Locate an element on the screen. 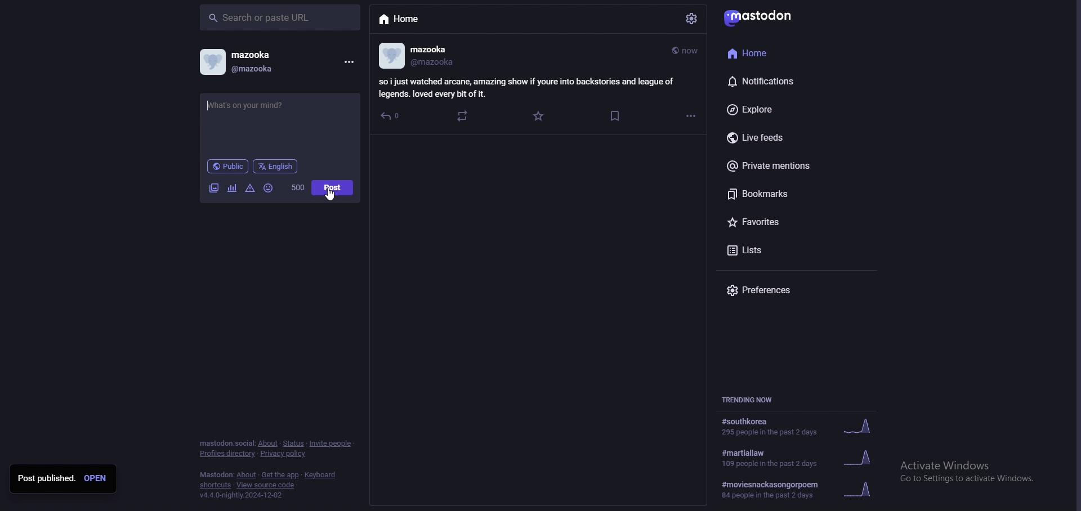  status compose is located at coordinates (279, 123).